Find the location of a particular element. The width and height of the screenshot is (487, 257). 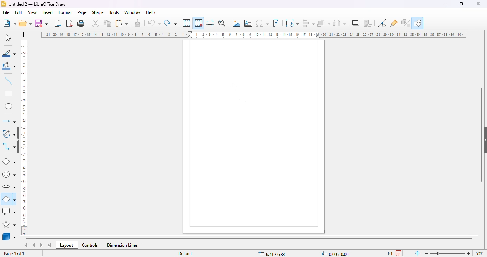

fill color is located at coordinates (9, 66).